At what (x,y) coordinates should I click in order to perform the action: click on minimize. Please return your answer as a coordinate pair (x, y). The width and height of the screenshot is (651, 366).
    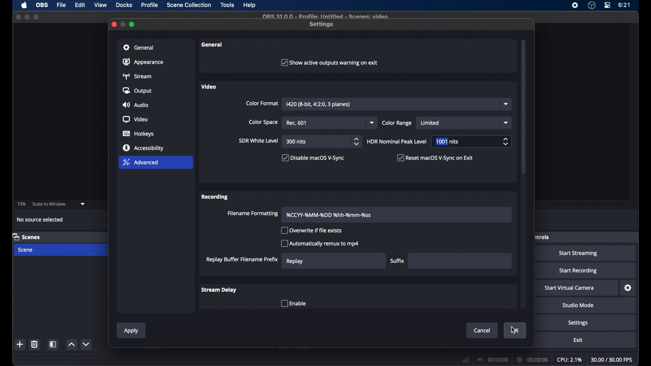
    Looking at the image, I should click on (27, 17).